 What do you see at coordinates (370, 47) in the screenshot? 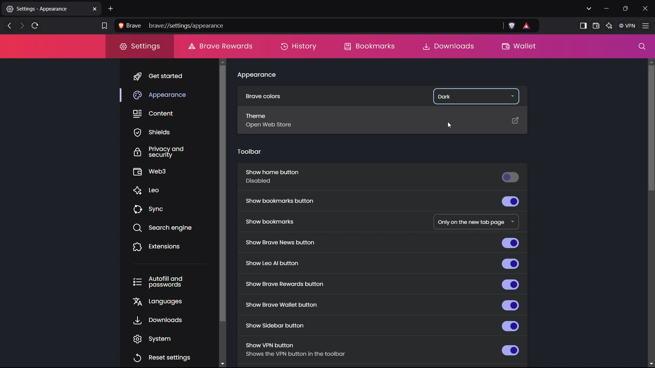
I see `bookmarks` at bounding box center [370, 47].